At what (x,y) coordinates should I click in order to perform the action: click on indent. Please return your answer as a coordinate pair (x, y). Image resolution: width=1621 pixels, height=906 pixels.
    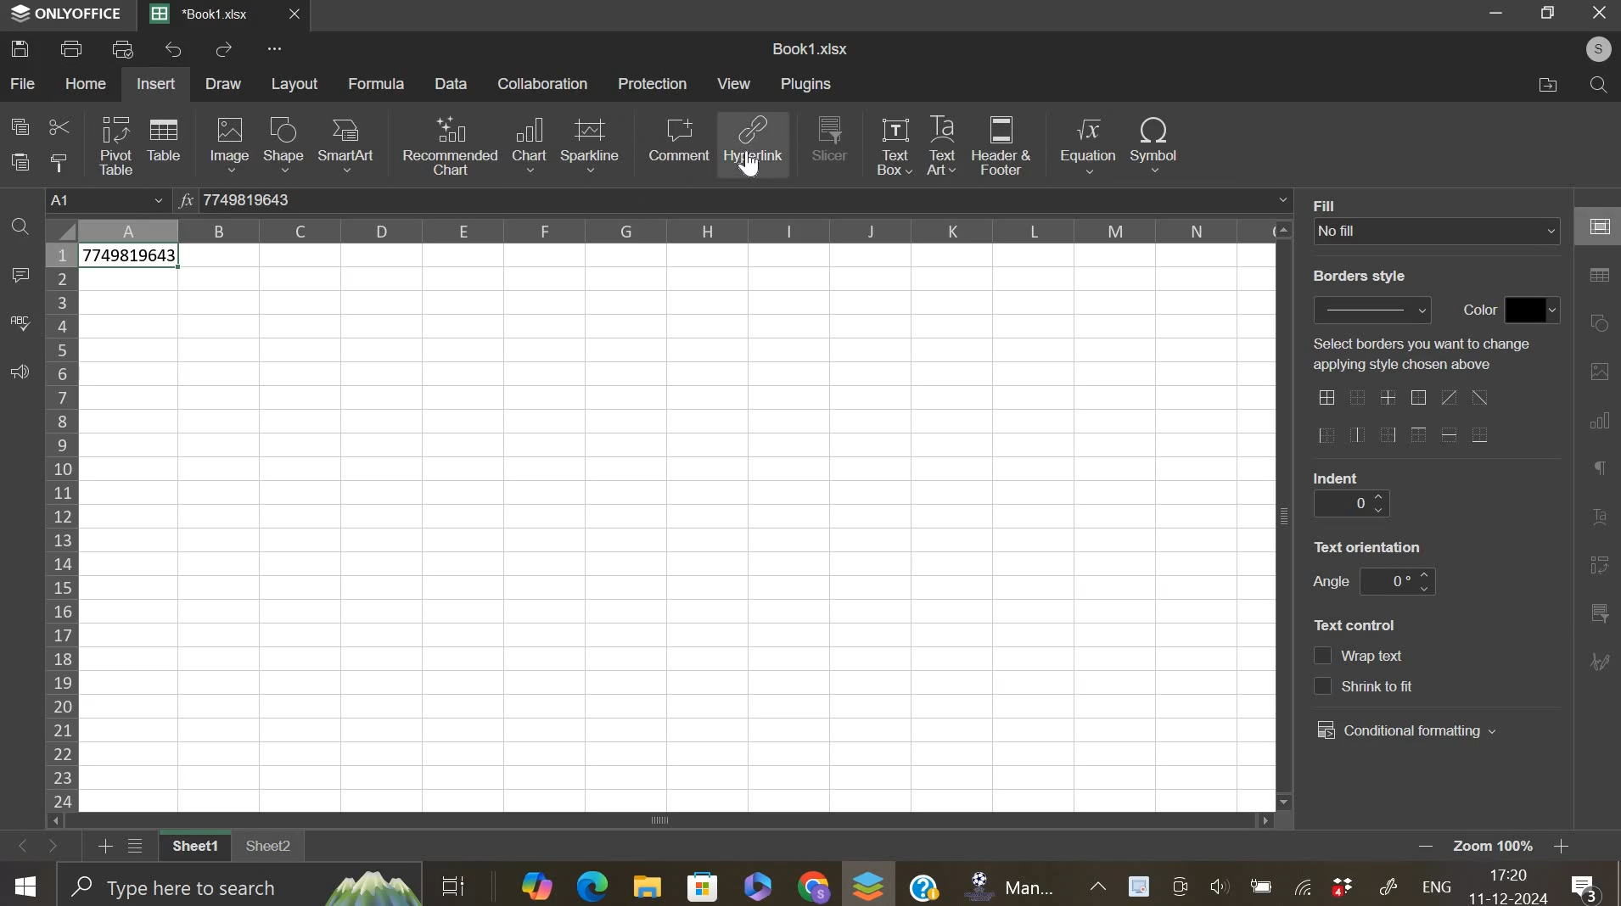
    Looking at the image, I should click on (1350, 505).